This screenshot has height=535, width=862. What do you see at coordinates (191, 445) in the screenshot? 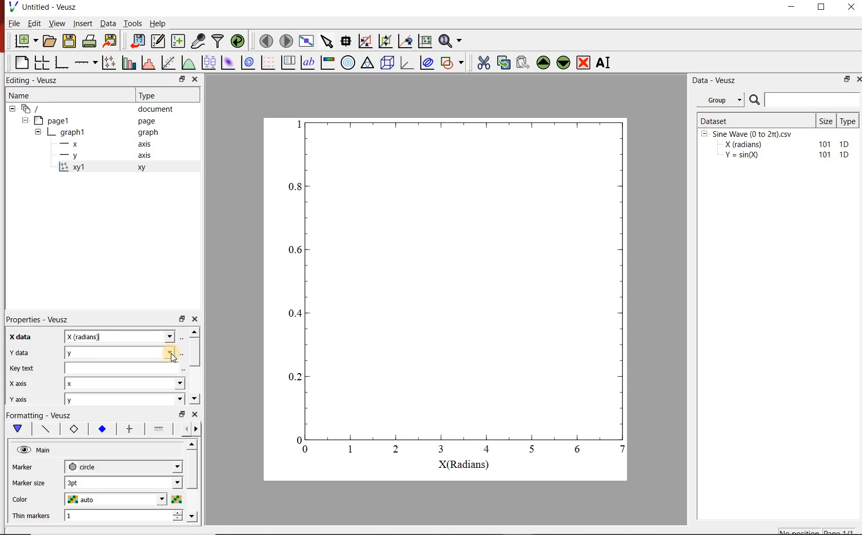
I see `Up` at bounding box center [191, 445].